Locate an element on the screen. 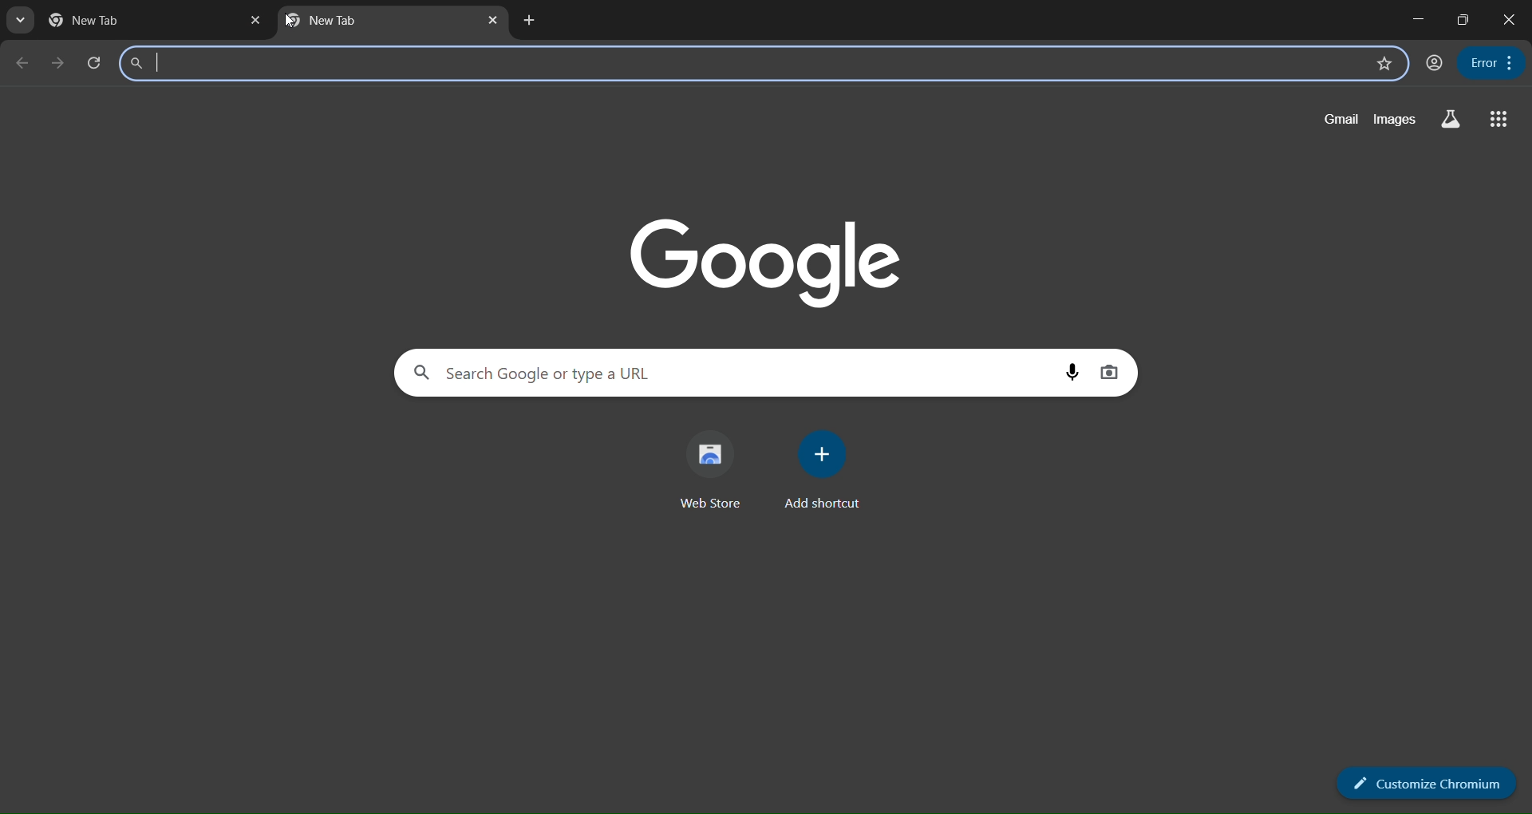 This screenshot has height=814, width=1532. next is located at coordinates (56, 64).